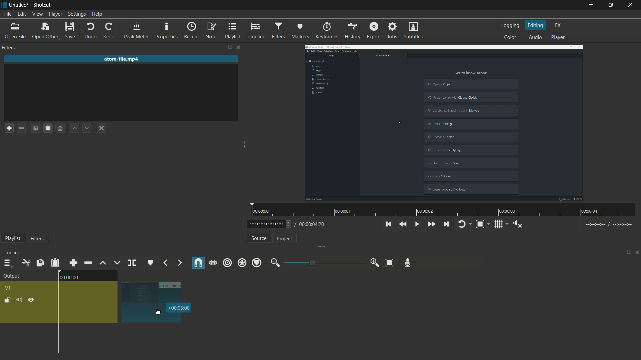  What do you see at coordinates (35, 128) in the screenshot?
I see `paste` at bounding box center [35, 128].